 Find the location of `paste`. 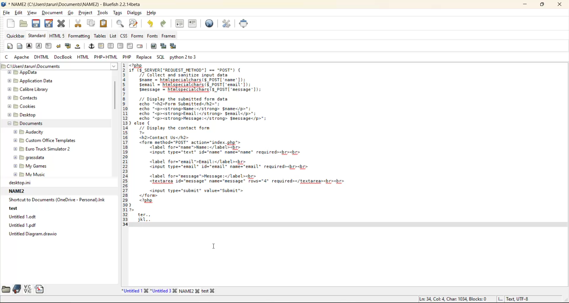

paste is located at coordinates (105, 25).